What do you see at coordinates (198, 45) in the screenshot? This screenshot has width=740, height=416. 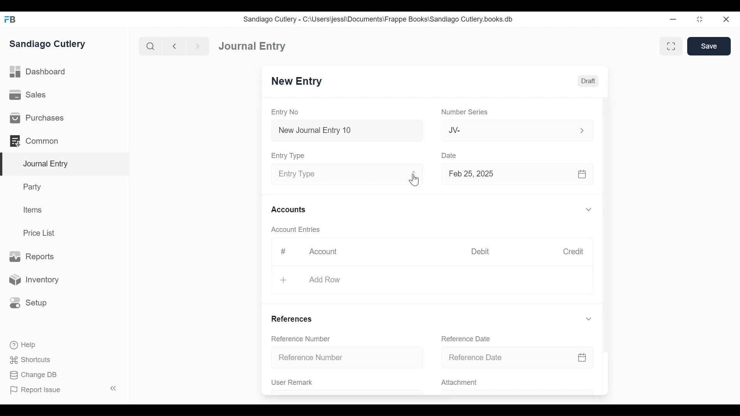 I see `Navigate Forward` at bounding box center [198, 45].